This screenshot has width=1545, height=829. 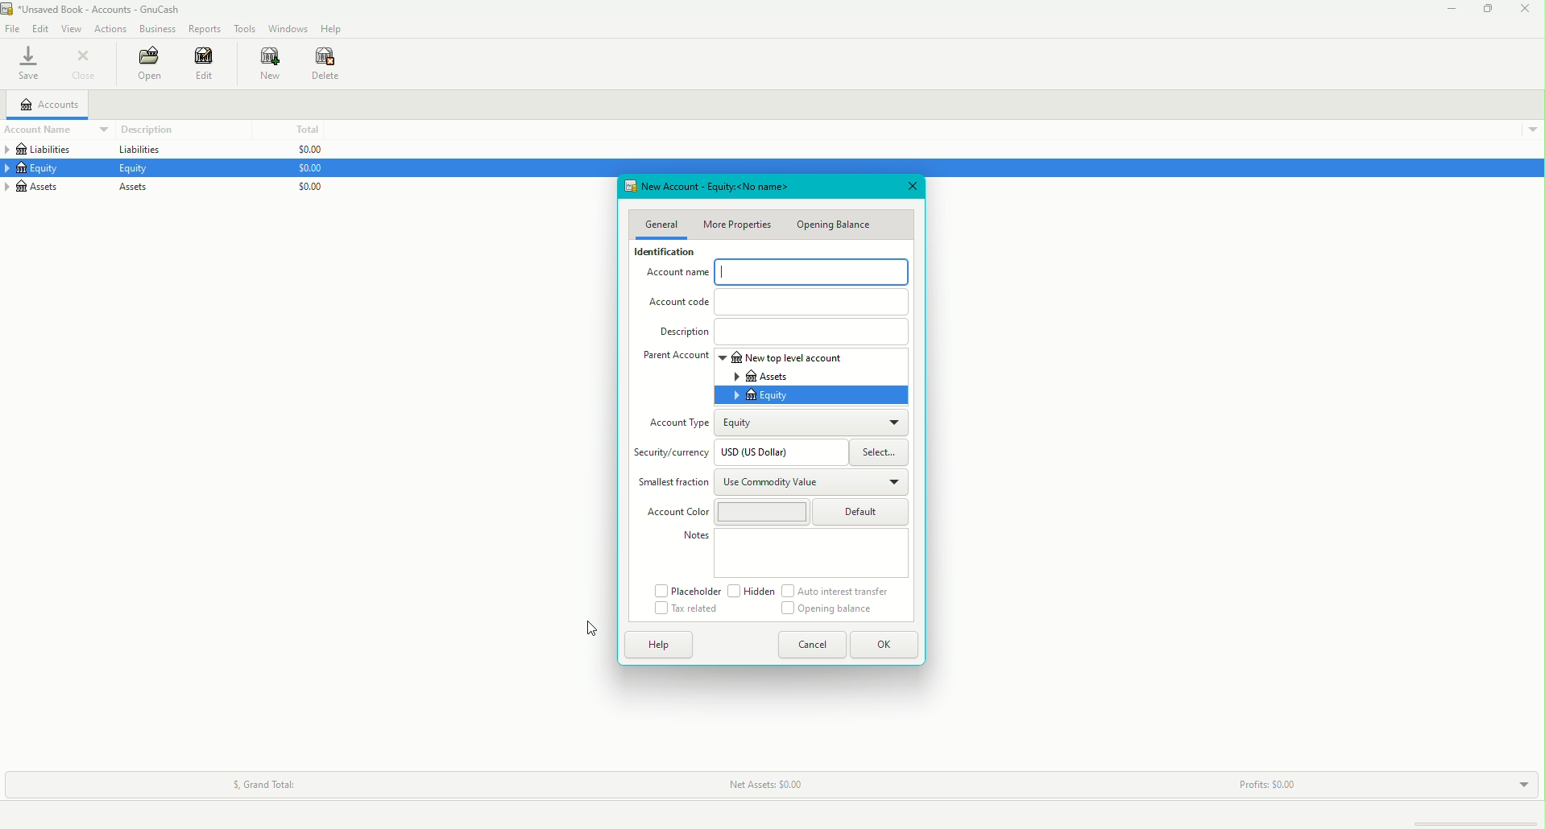 I want to click on Net Assets, so click(x=762, y=785).